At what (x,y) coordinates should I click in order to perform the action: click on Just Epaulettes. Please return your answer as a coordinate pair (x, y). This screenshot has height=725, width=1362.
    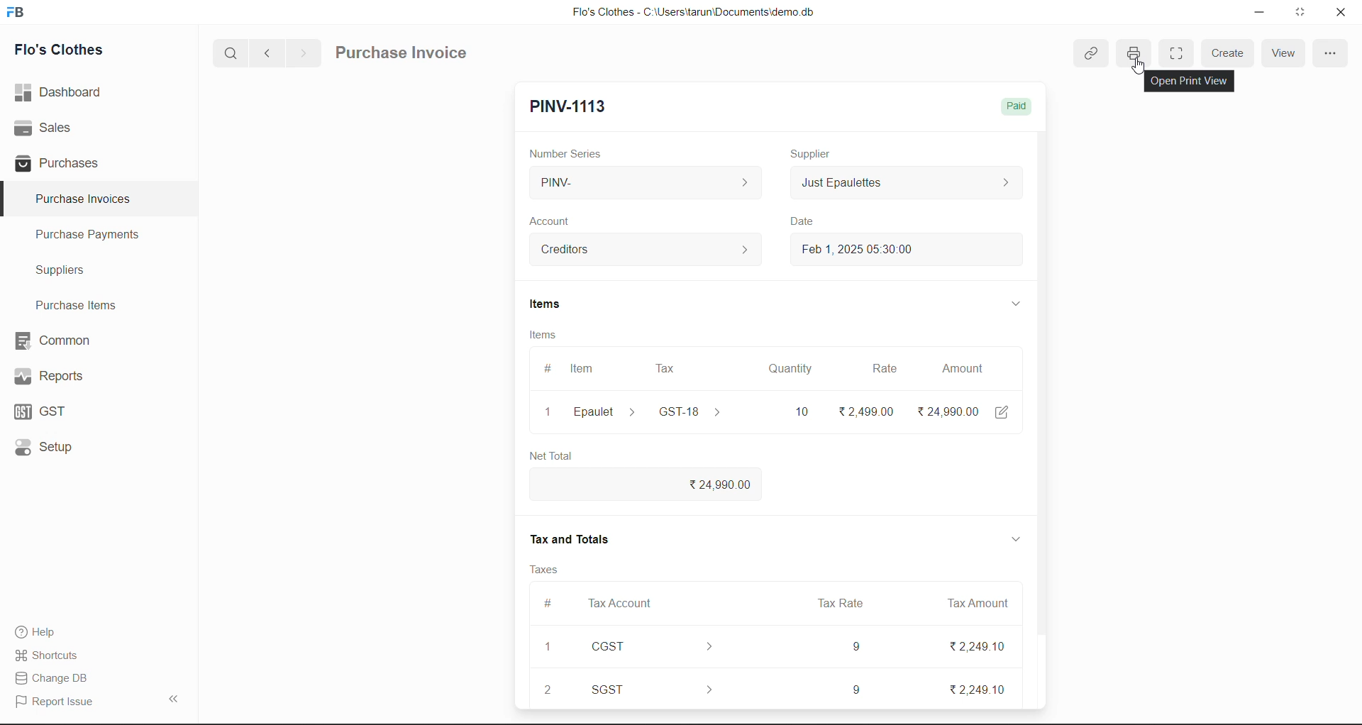
    Looking at the image, I should click on (903, 182).